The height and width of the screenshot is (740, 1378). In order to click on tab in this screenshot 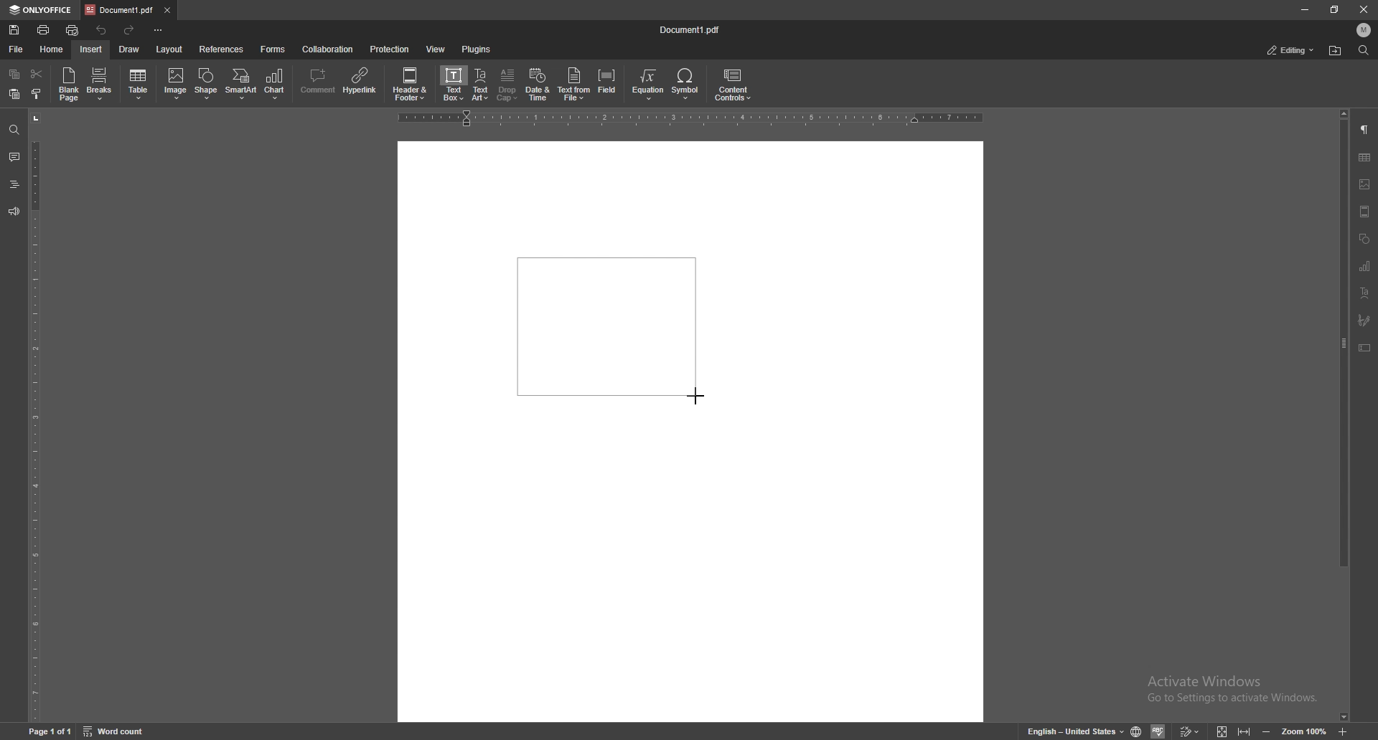, I will do `click(119, 10)`.